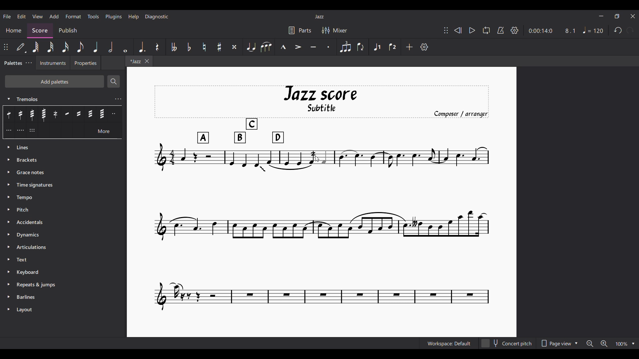  Describe the element at coordinates (38, 16) in the screenshot. I see `View` at that location.